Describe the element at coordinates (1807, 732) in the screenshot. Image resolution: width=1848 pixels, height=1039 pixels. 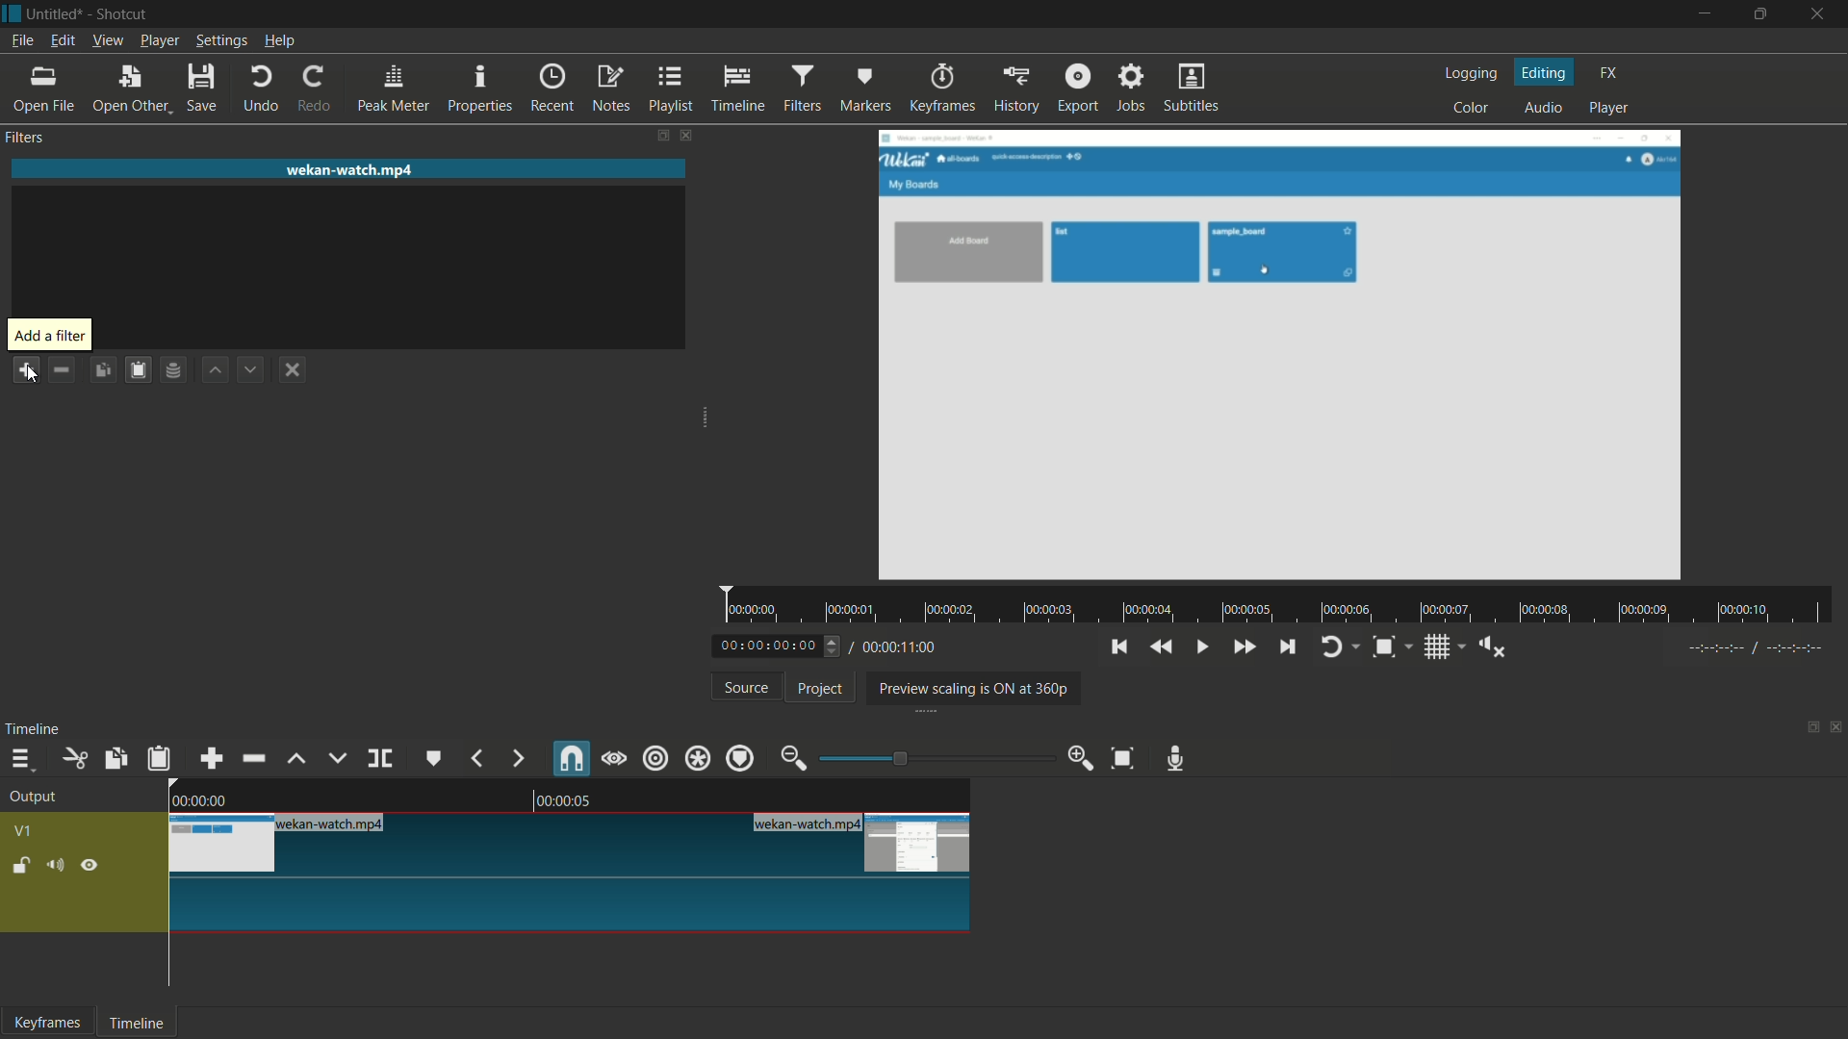
I see `change layout` at that location.